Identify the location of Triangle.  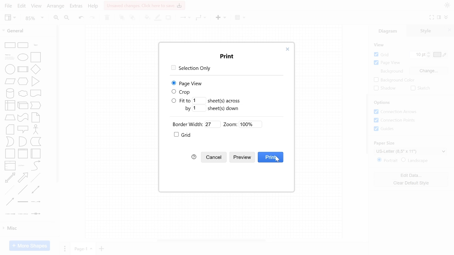
(35, 81).